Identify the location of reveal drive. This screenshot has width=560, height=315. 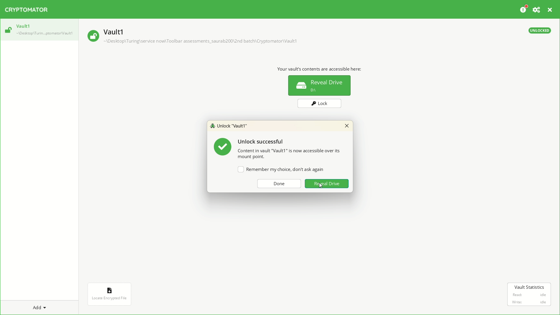
(319, 86).